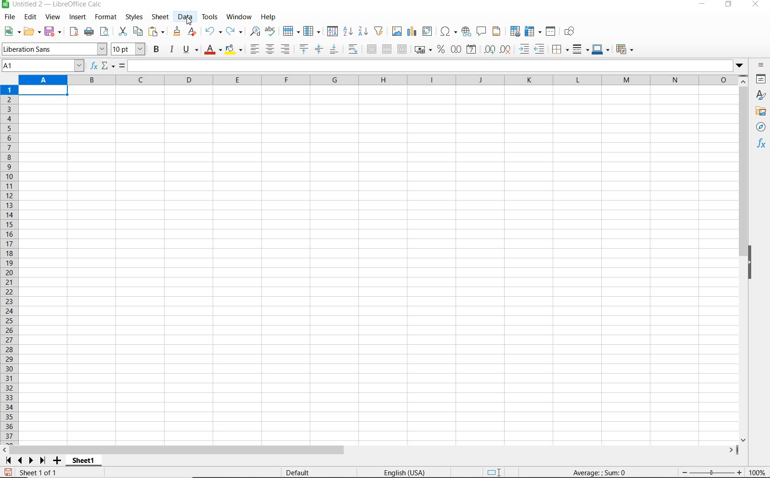 The height and width of the screenshot is (478, 770). What do you see at coordinates (372, 49) in the screenshot?
I see `merge and center or unmerge cells` at bounding box center [372, 49].